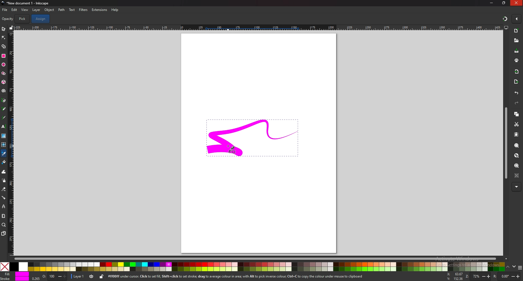 The image size is (523, 281). I want to click on object, so click(50, 10).